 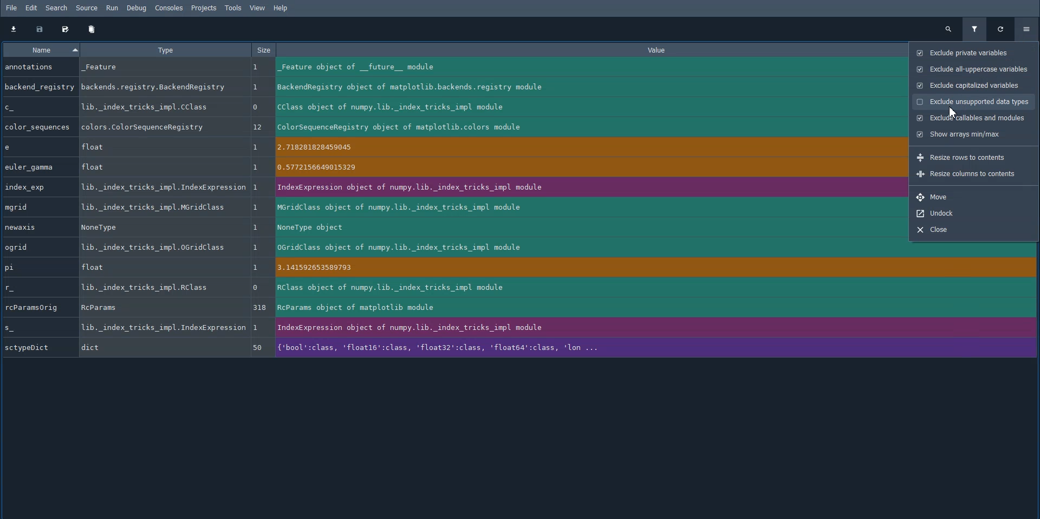 What do you see at coordinates (587, 269) in the screenshot?
I see `3.141592653589793` at bounding box center [587, 269].